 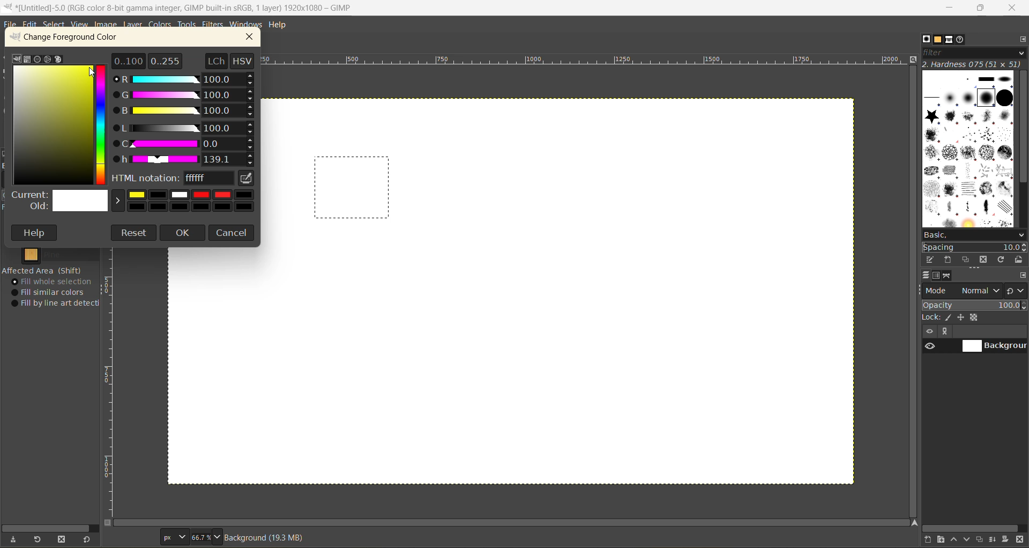 What do you see at coordinates (586, 62) in the screenshot?
I see `scale` at bounding box center [586, 62].